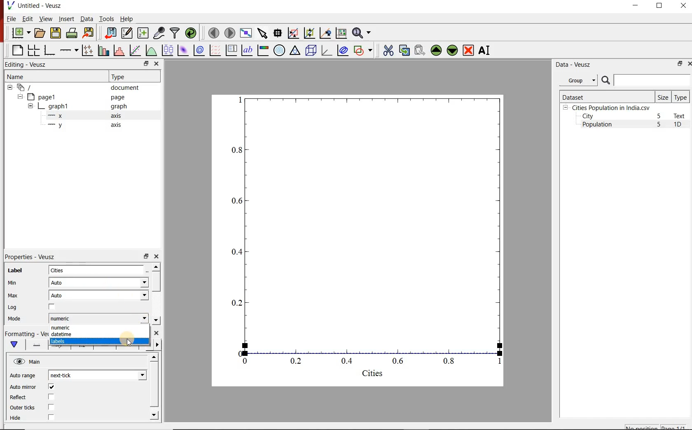 The width and height of the screenshot is (692, 430). I want to click on move to the next page, so click(229, 33).